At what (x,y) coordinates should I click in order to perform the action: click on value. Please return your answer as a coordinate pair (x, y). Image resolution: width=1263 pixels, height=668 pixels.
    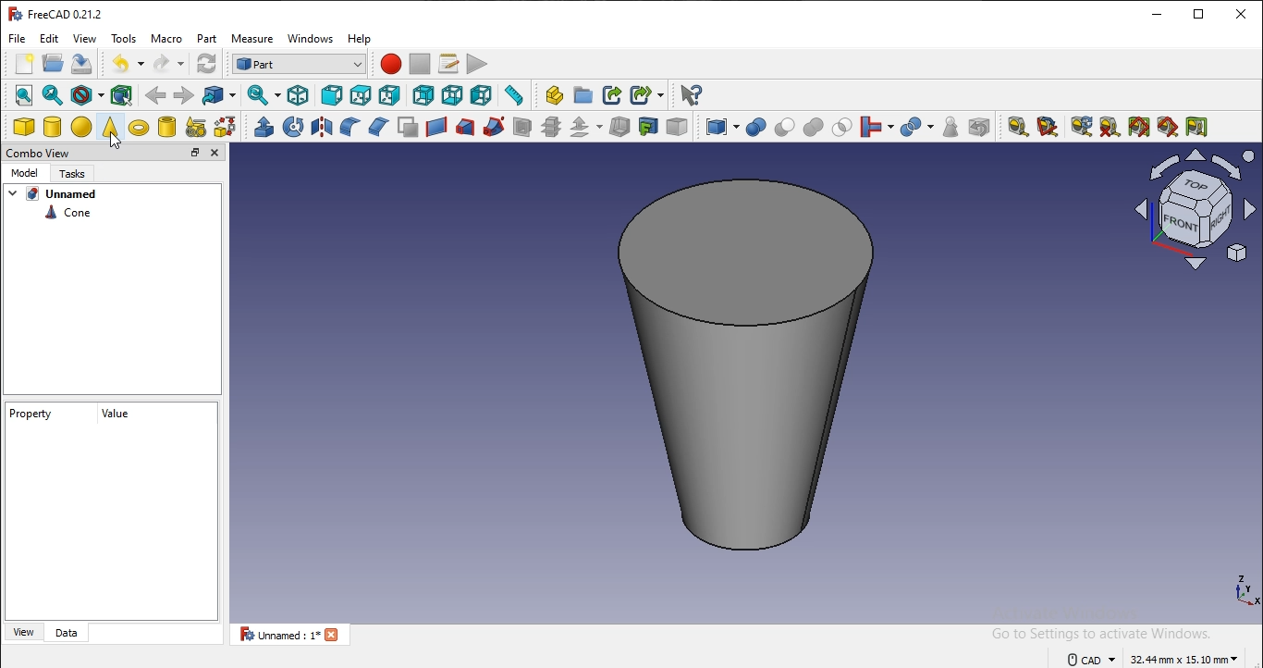
    Looking at the image, I should click on (120, 412).